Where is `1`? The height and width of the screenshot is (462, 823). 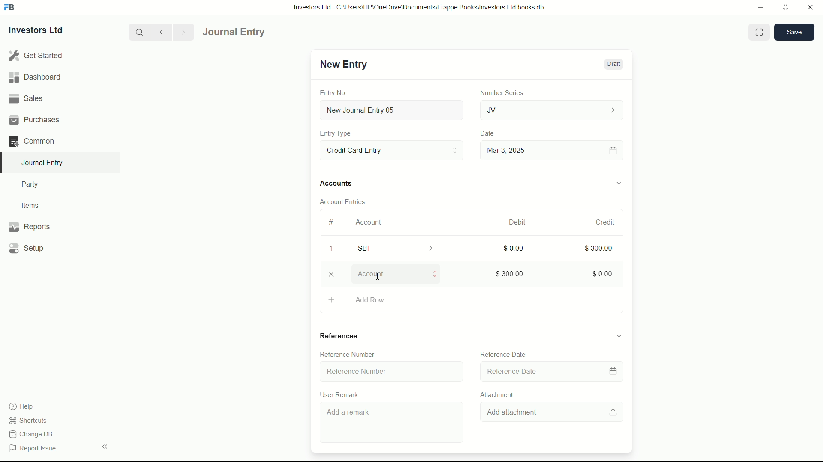 1 is located at coordinates (330, 250).